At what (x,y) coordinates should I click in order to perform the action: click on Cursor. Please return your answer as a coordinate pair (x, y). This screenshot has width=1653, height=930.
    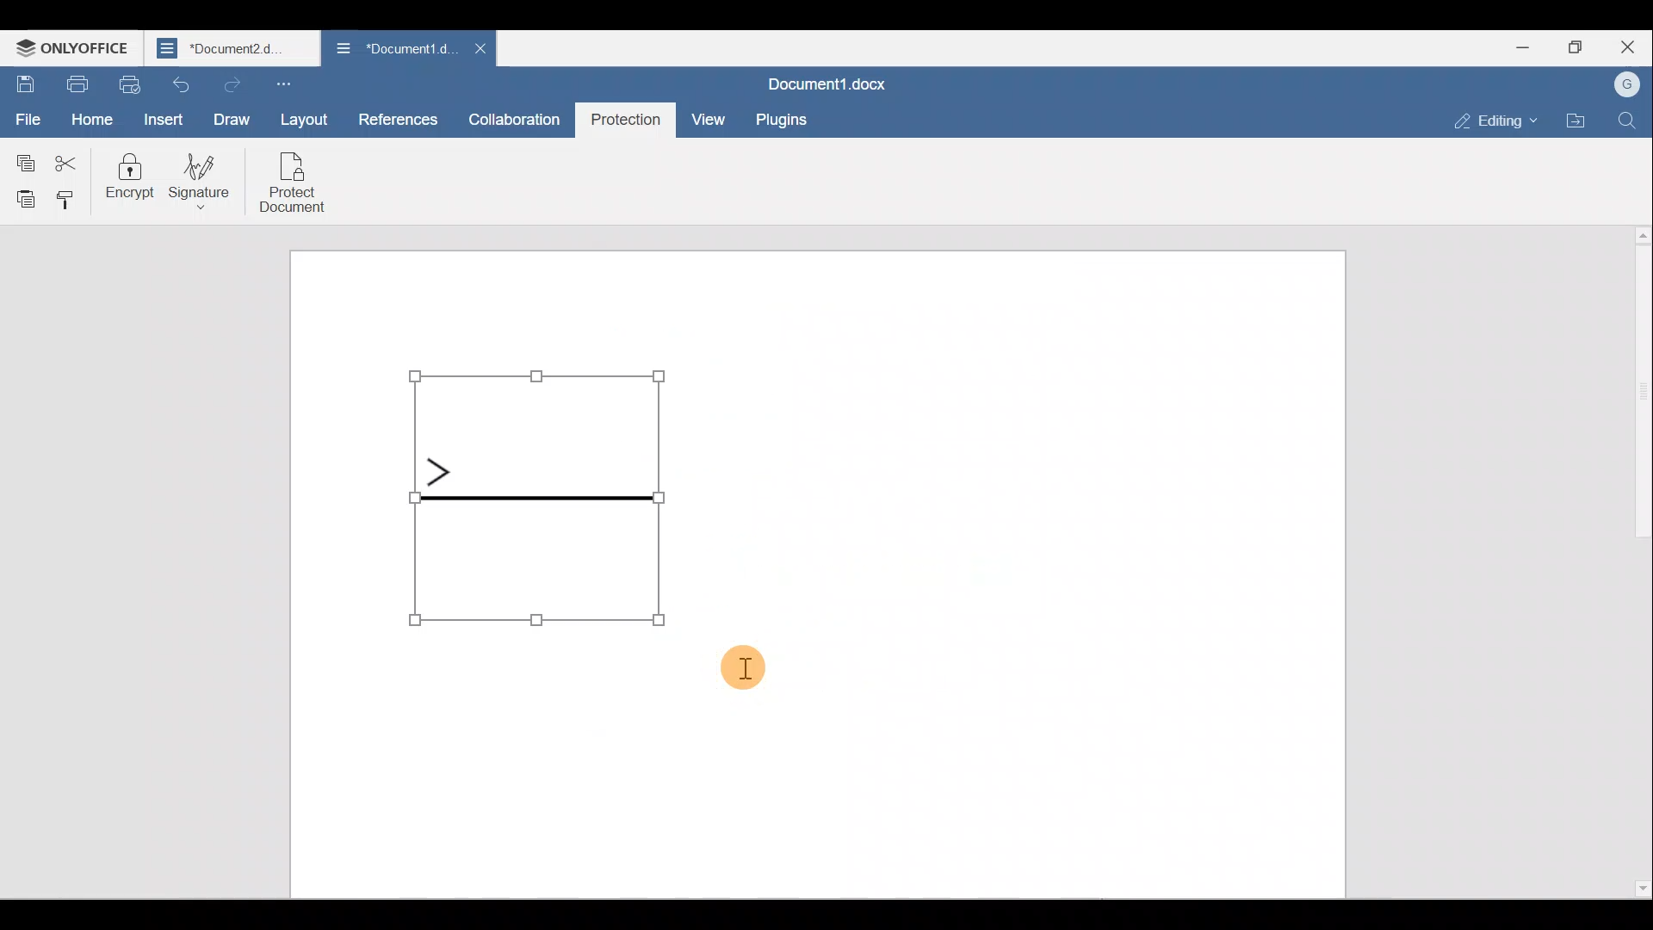
    Looking at the image, I should click on (748, 673).